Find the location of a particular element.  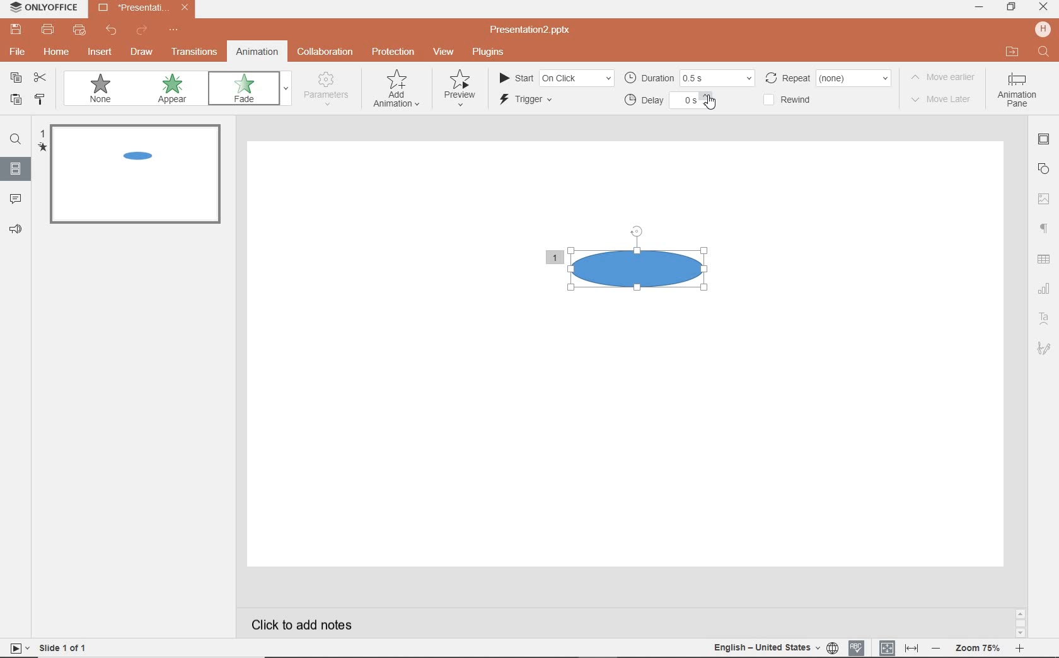

paragraph settings is located at coordinates (1043, 228).